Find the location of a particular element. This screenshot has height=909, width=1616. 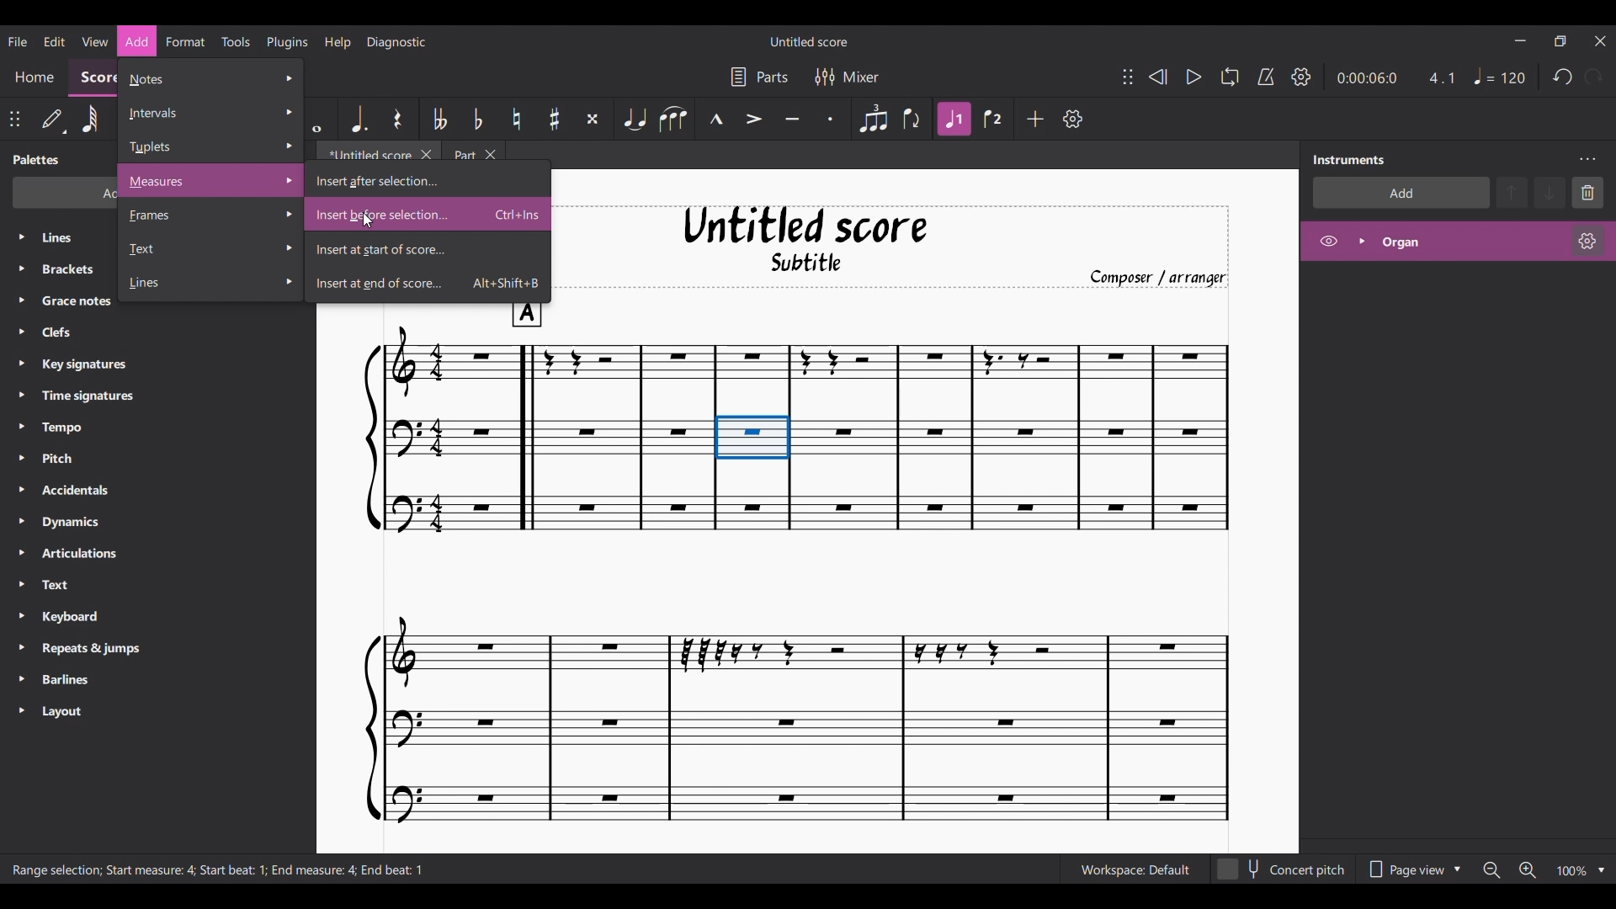

Format menu is located at coordinates (185, 41).